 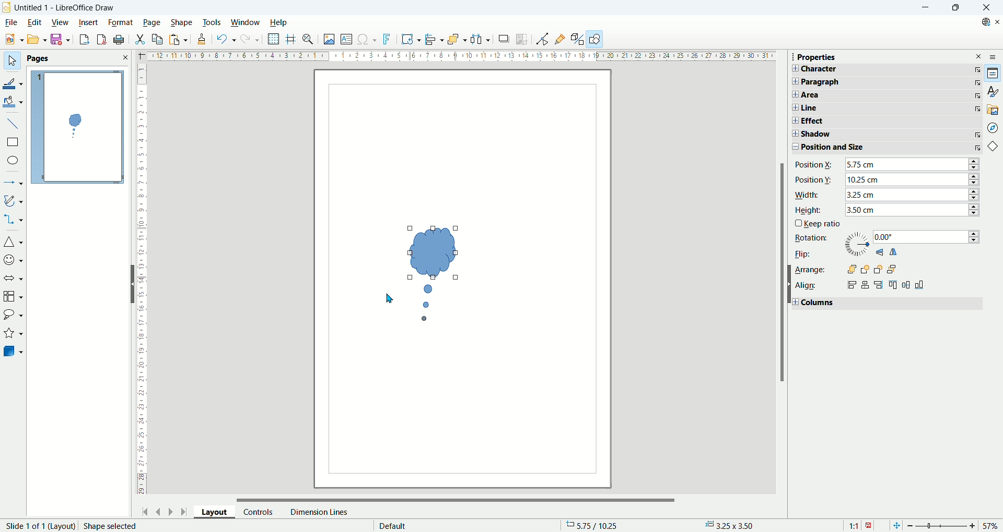 What do you see at coordinates (393, 524) in the screenshot?
I see `default` at bounding box center [393, 524].